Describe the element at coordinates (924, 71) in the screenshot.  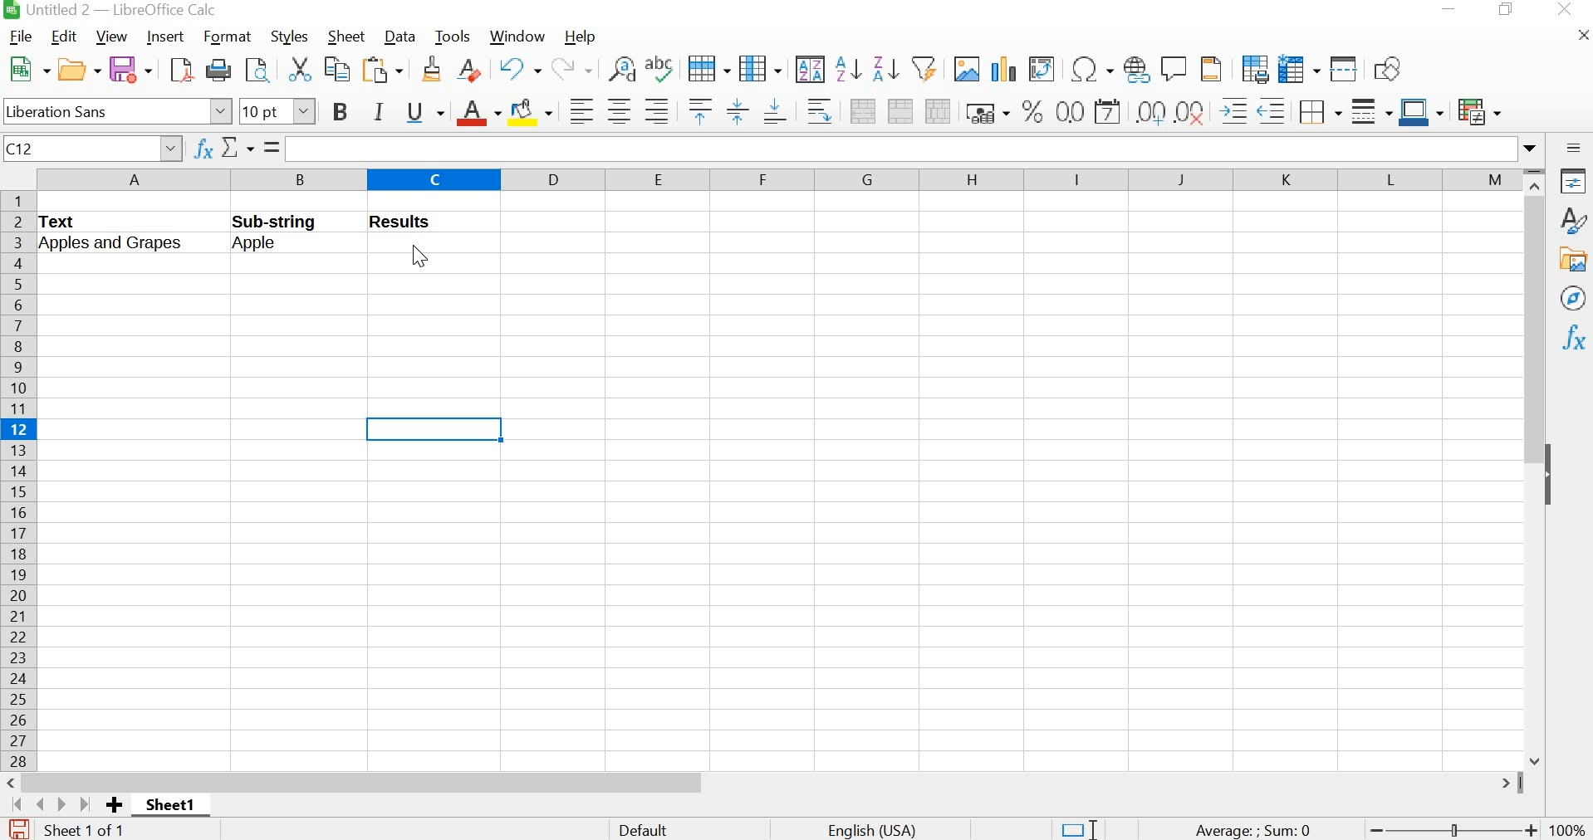
I see `autofilter` at that location.